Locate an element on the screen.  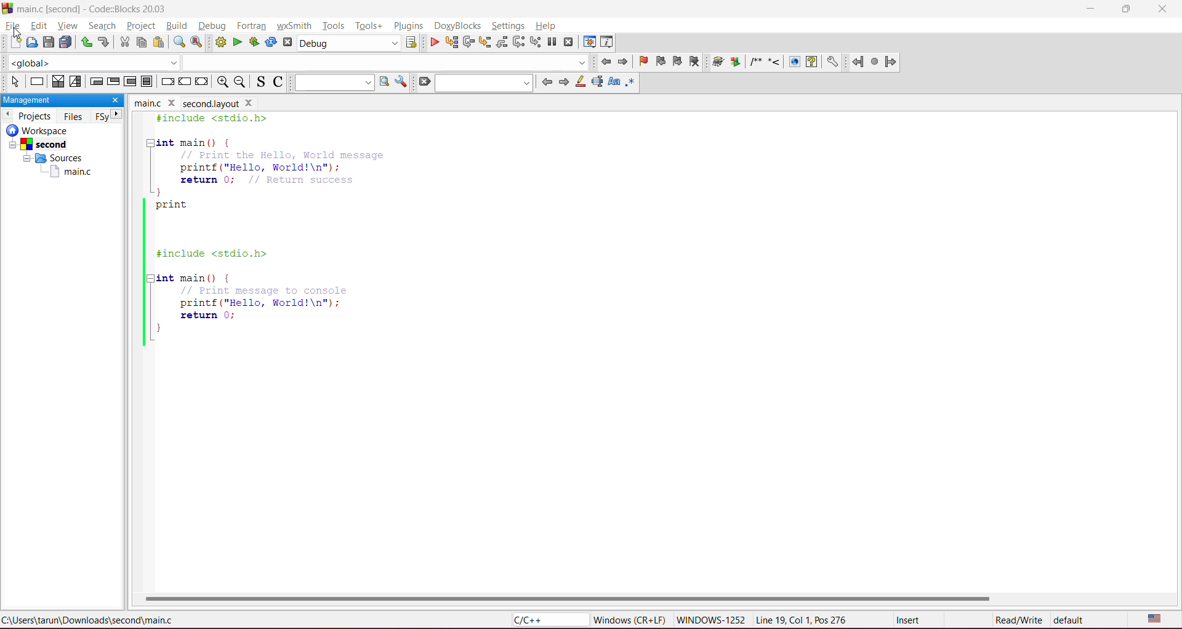
fortran is located at coordinates (252, 26).